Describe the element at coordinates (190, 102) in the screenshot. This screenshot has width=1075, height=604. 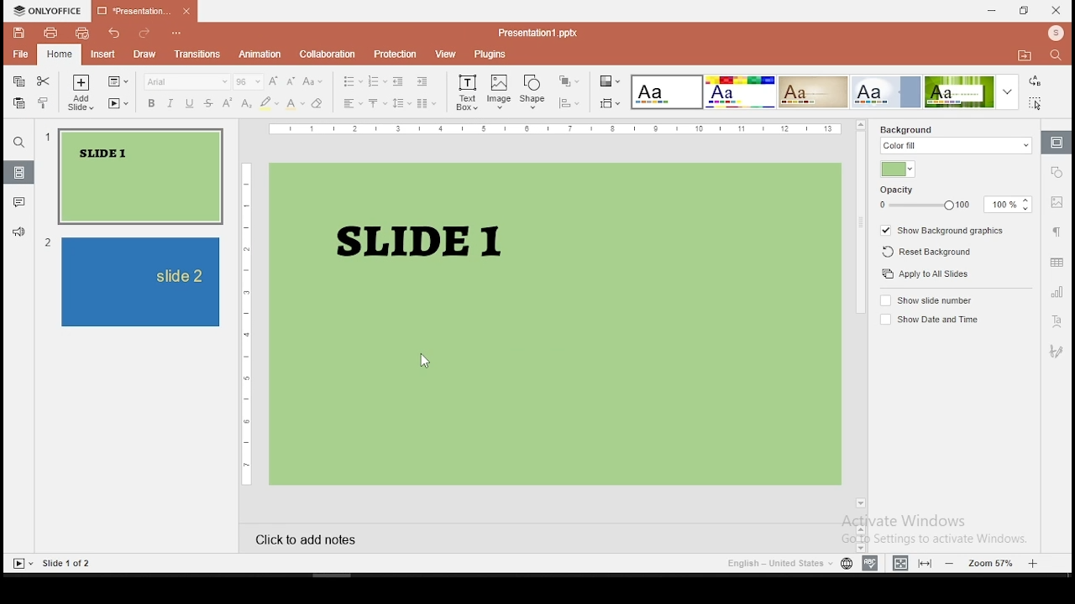
I see `underline` at that location.